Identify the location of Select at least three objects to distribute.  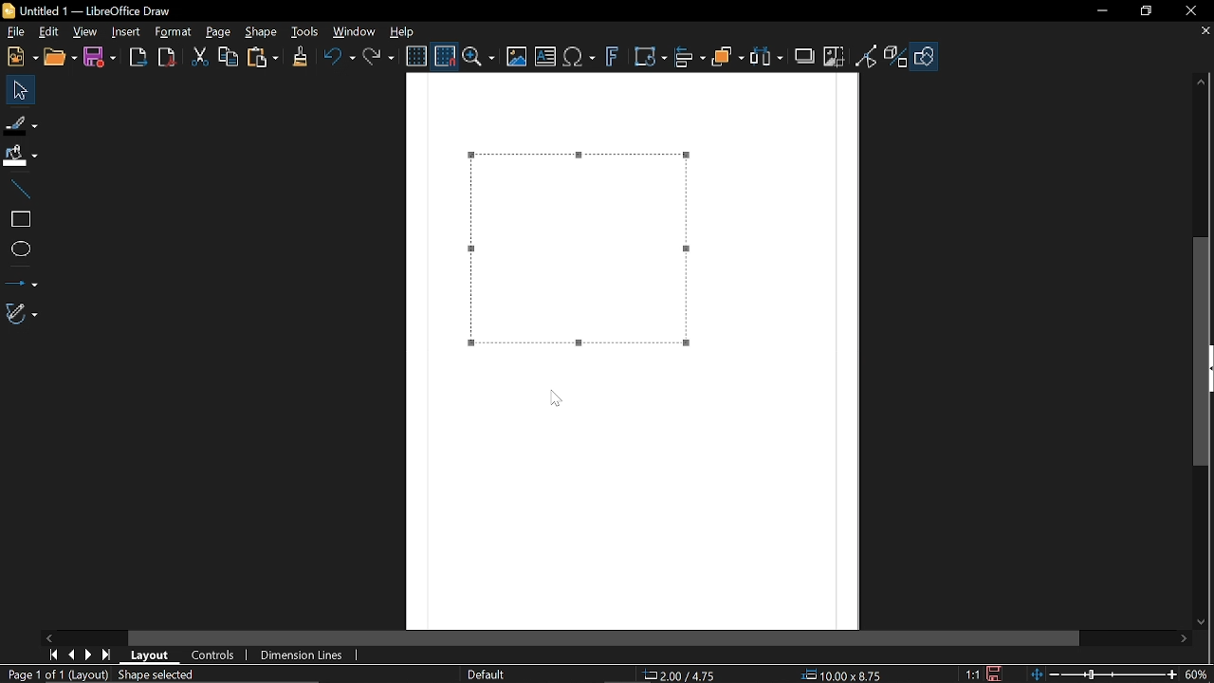
(767, 57).